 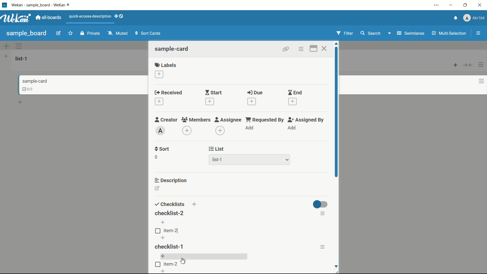 I want to click on add date, so click(x=159, y=102).